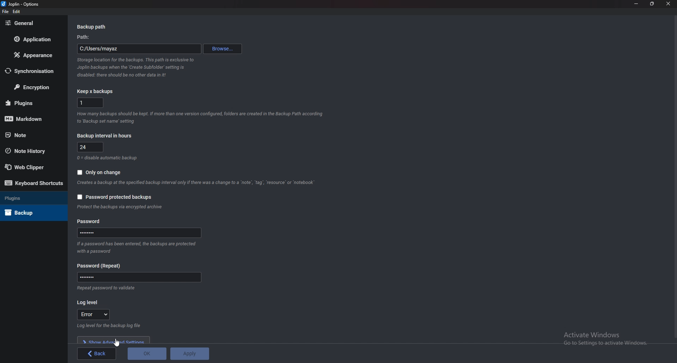  Describe the element at coordinates (115, 340) in the screenshot. I see `Show advanced settings` at that location.